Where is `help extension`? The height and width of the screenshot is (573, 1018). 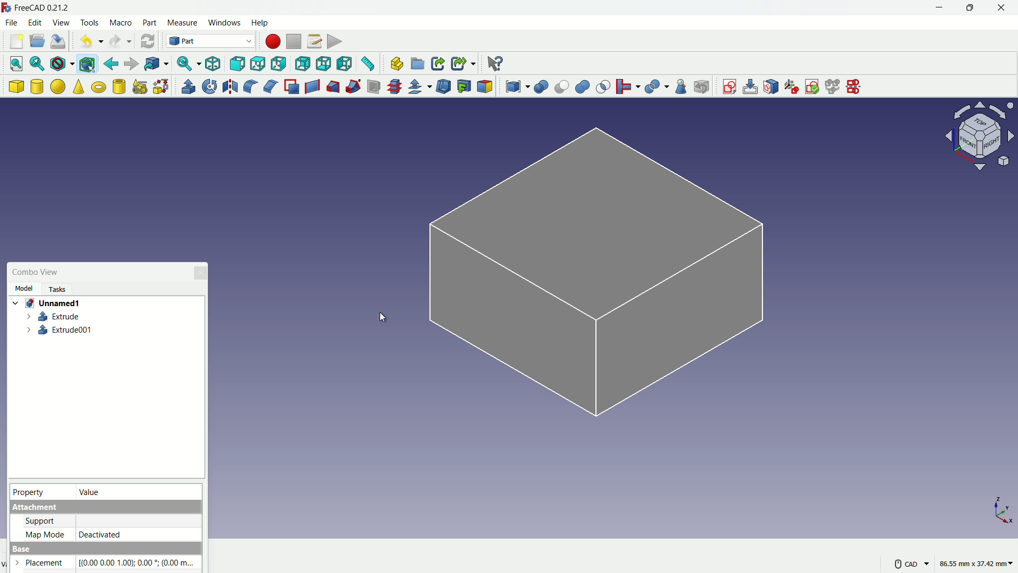
help extension is located at coordinates (494, 63).